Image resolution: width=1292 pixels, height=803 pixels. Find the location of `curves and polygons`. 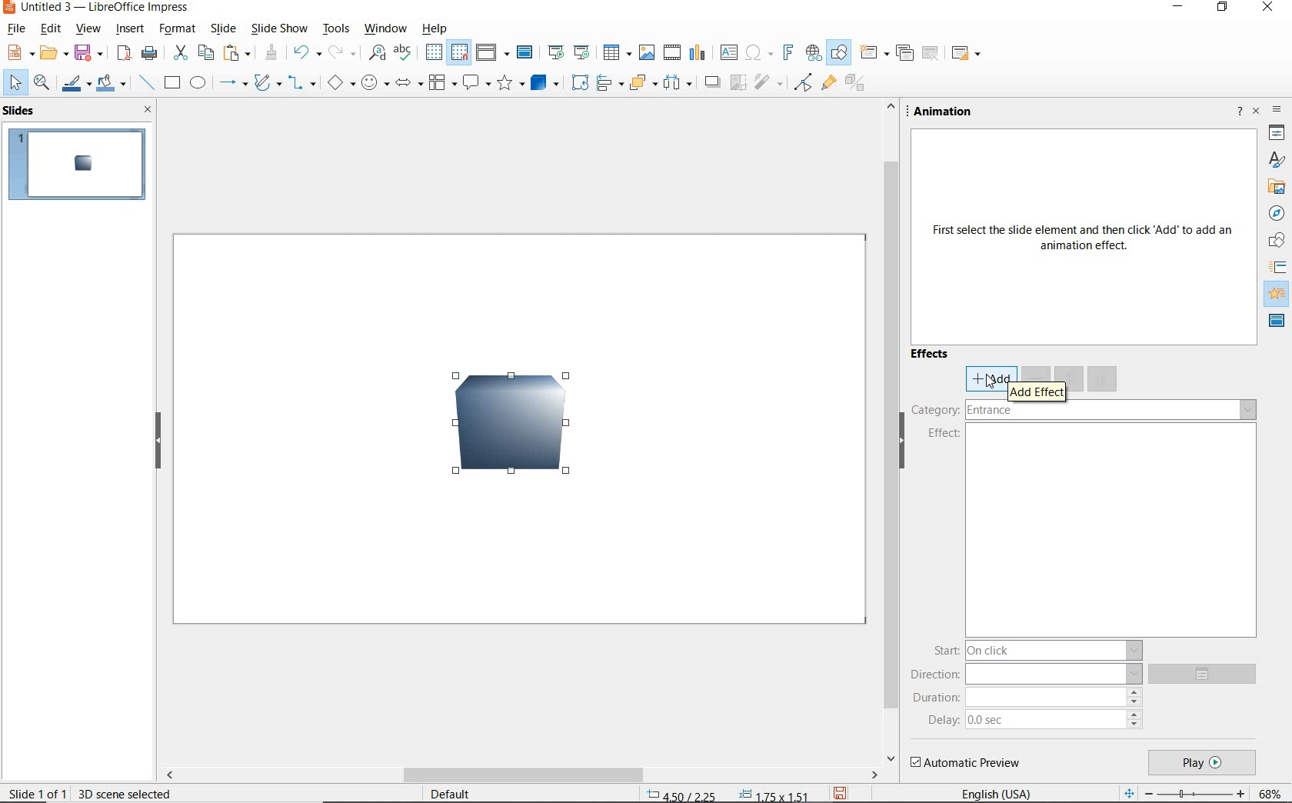

curves and polygons is located at coordinates (267, 85).